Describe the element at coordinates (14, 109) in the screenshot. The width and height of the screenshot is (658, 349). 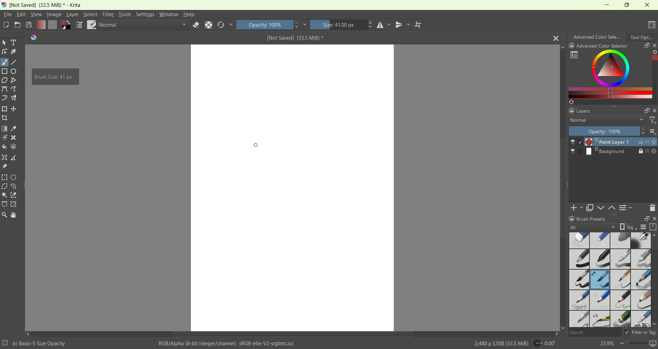
I see `move` at that location.